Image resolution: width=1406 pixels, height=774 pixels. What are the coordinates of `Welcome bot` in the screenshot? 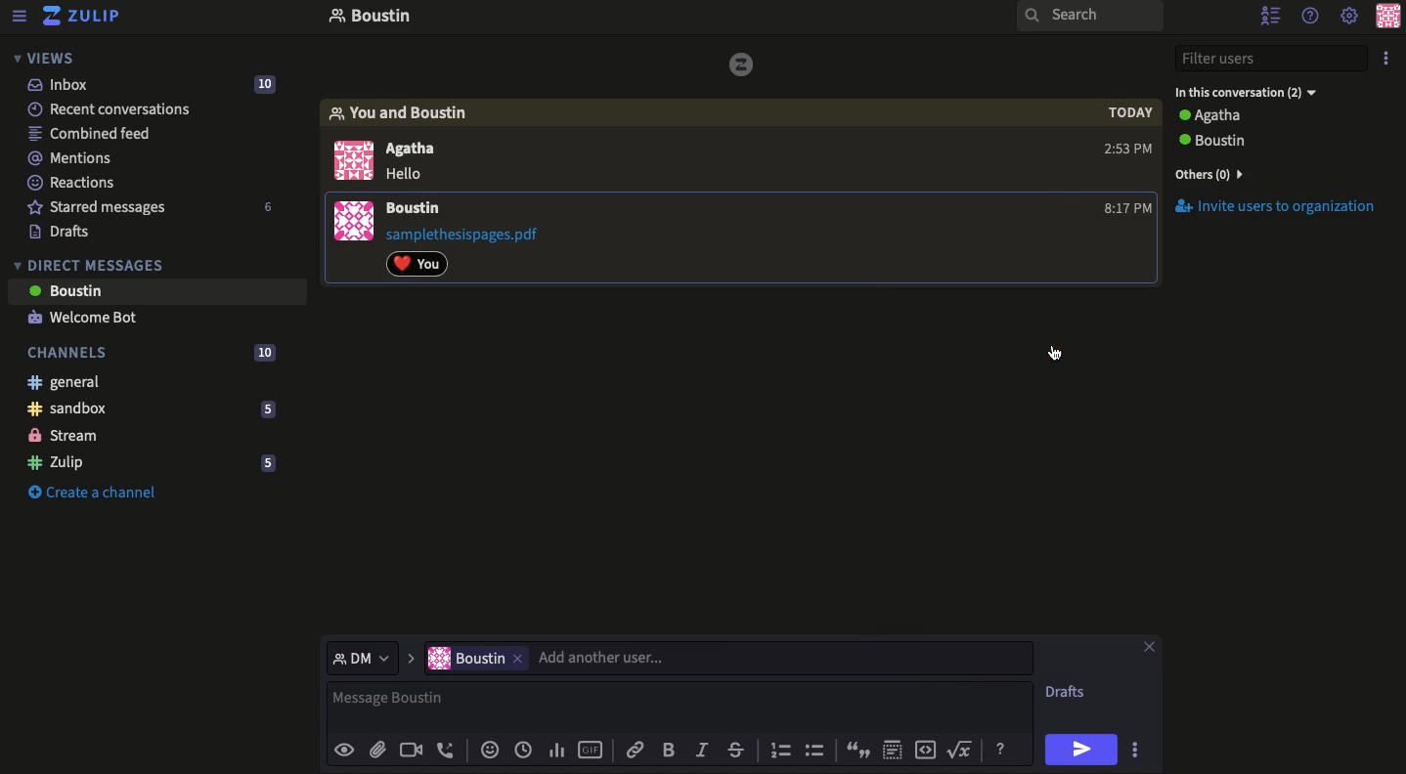 It's located at (88, 319).